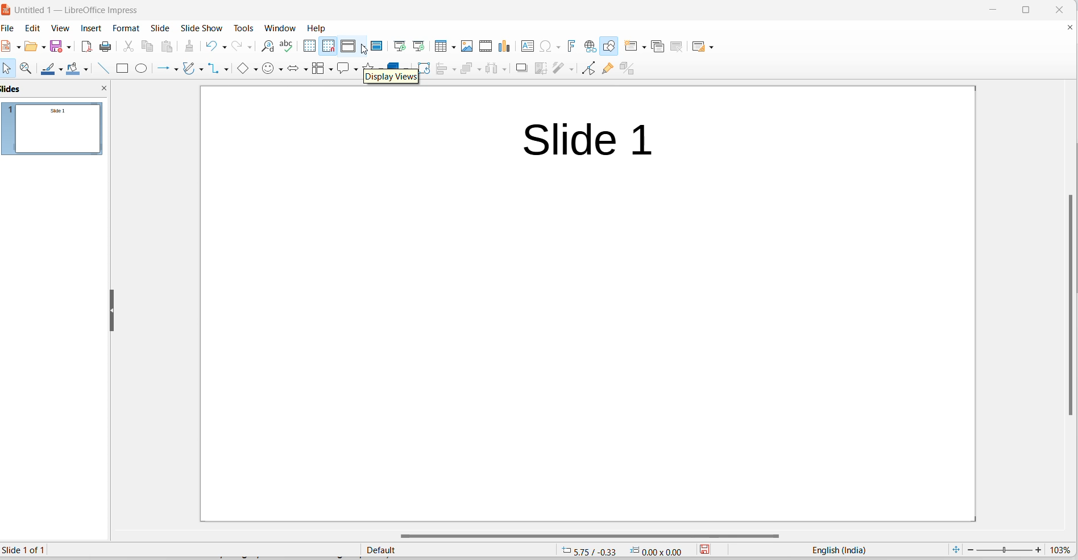 The height and width of the screenshot is (560, 1078). I want to click on callout shapes, so click(343, 70).